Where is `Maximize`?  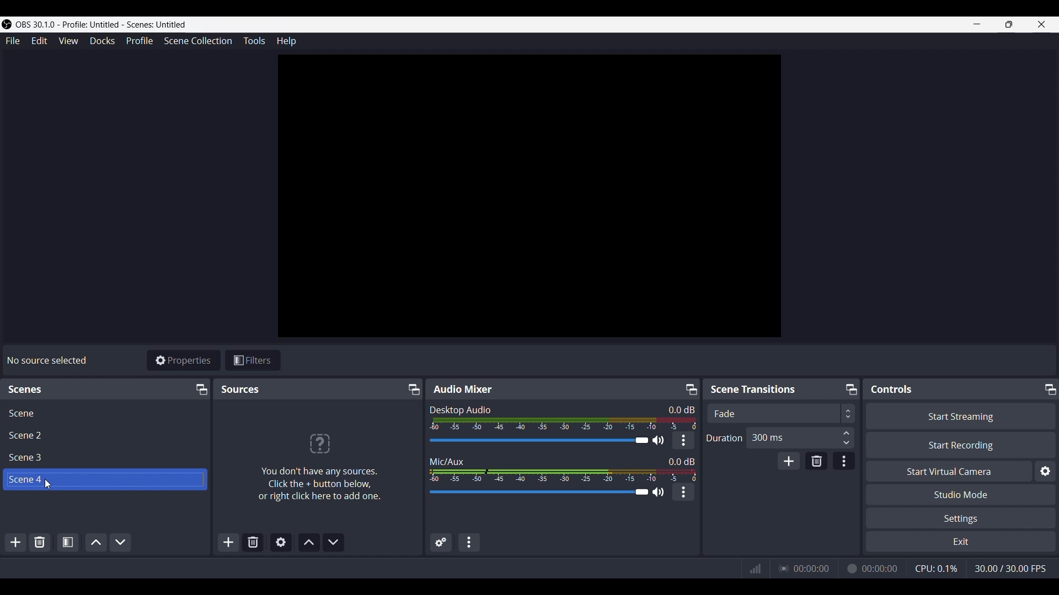
Maximize is located at coordinates (1009, 24).